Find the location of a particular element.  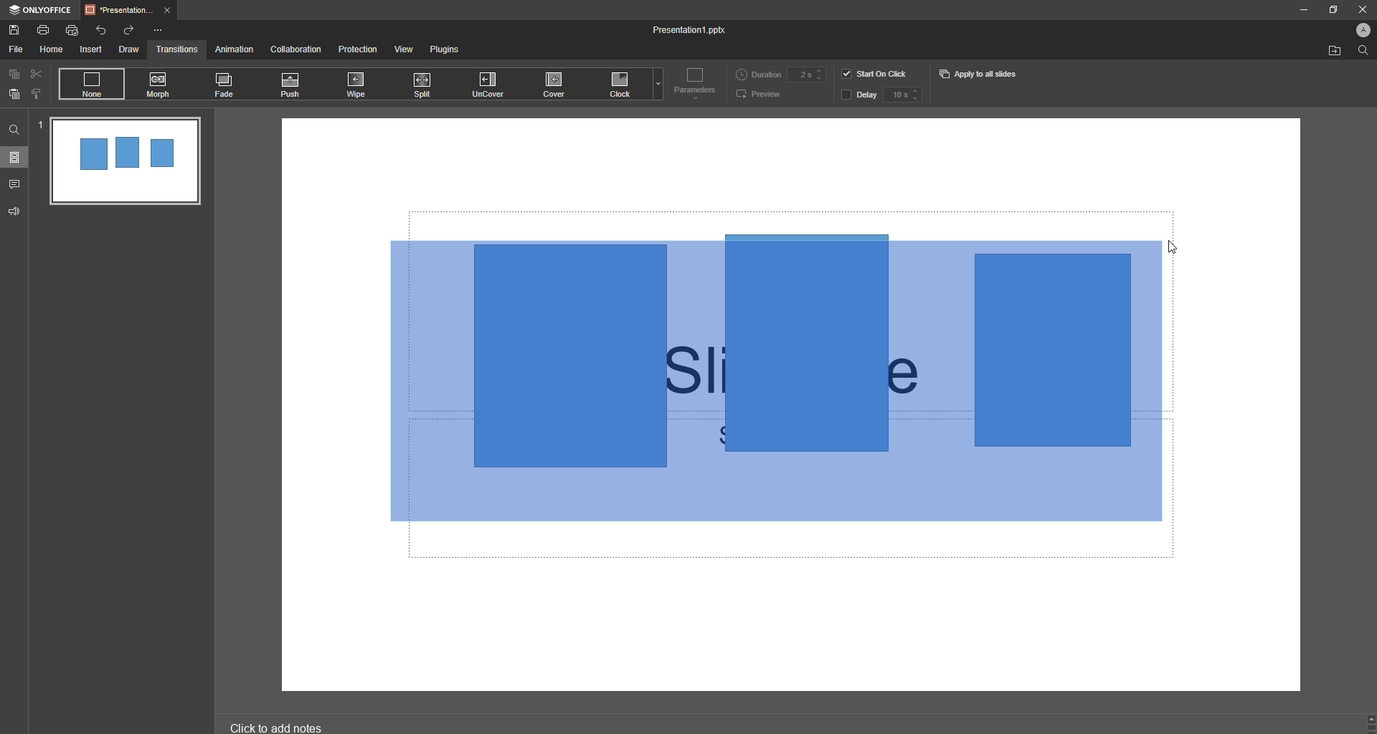

ONLYOFFICE is located at coordinates (40, 10).